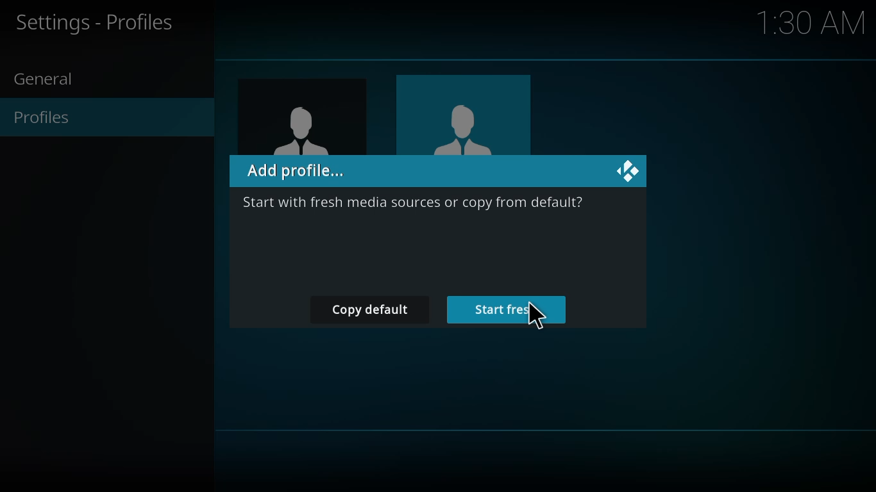 This screenshot has height=492, width=876. Describe the element at coordinates (539, 316) in the screenshot. I see `cursor` at that location.